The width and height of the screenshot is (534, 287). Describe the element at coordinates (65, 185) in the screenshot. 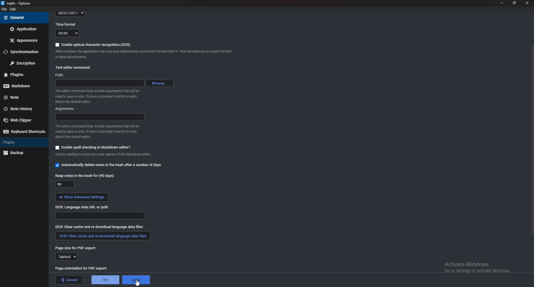

I see `90 days` at that location.